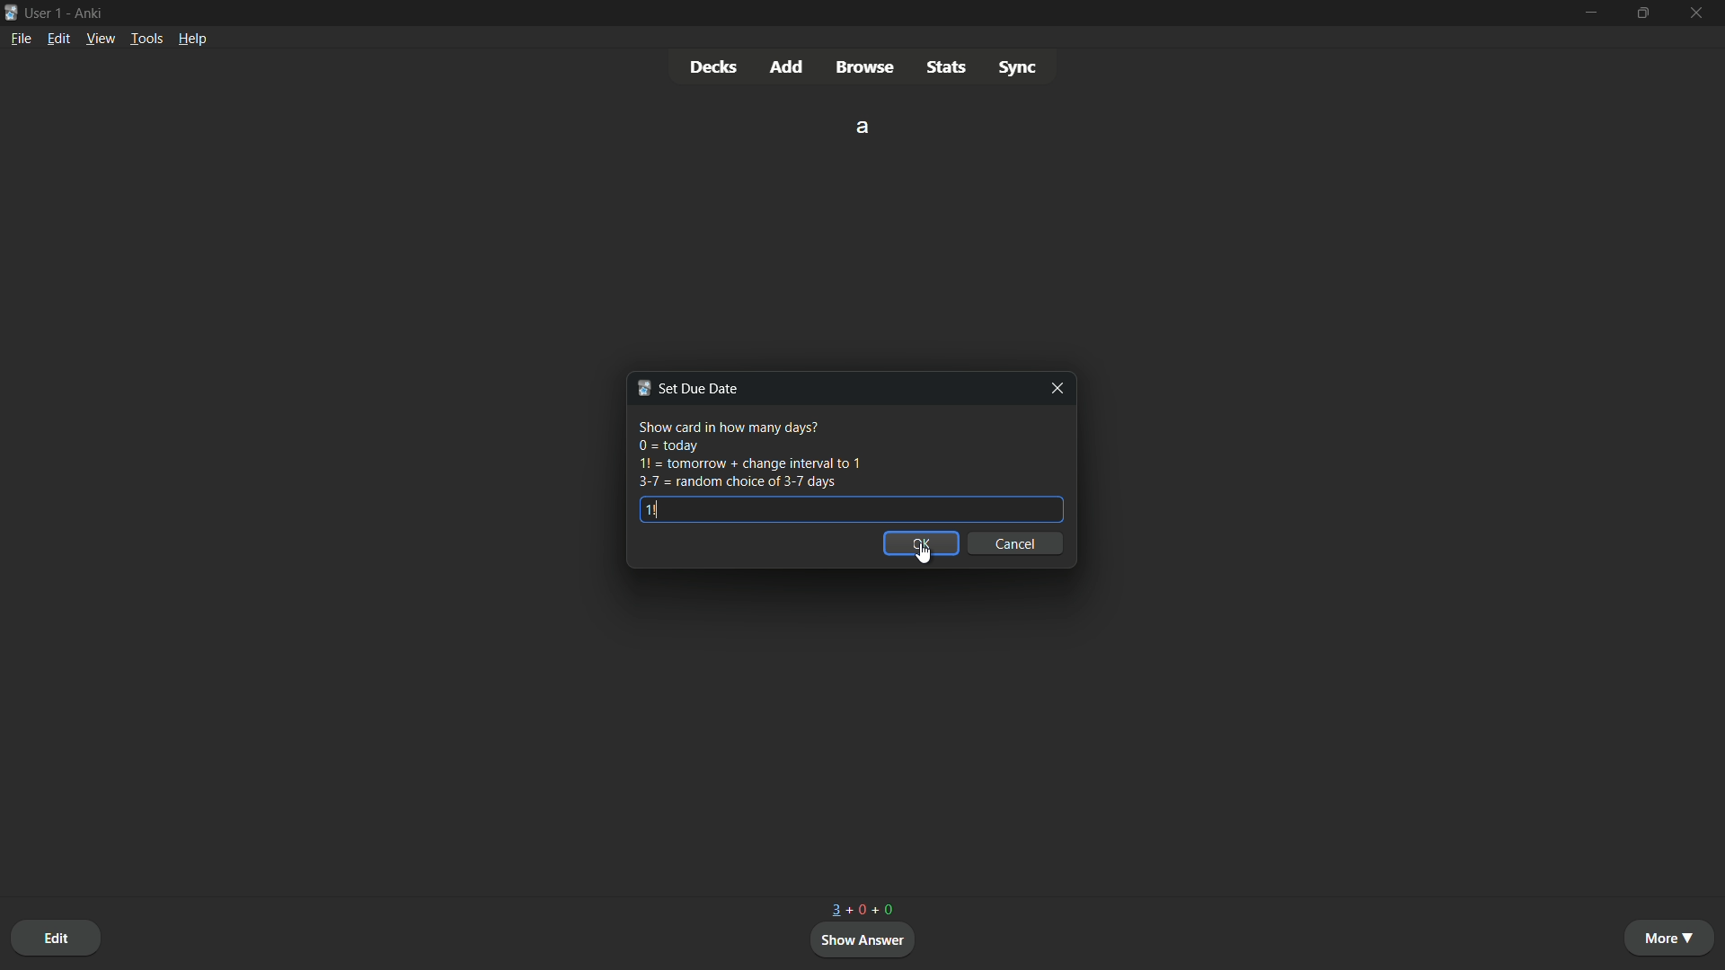 This screenshot has height=970, width=1725. What do you see at coordinates (90, 14) in the screenshot?
I see `app name` at bounding box center [90, 14].